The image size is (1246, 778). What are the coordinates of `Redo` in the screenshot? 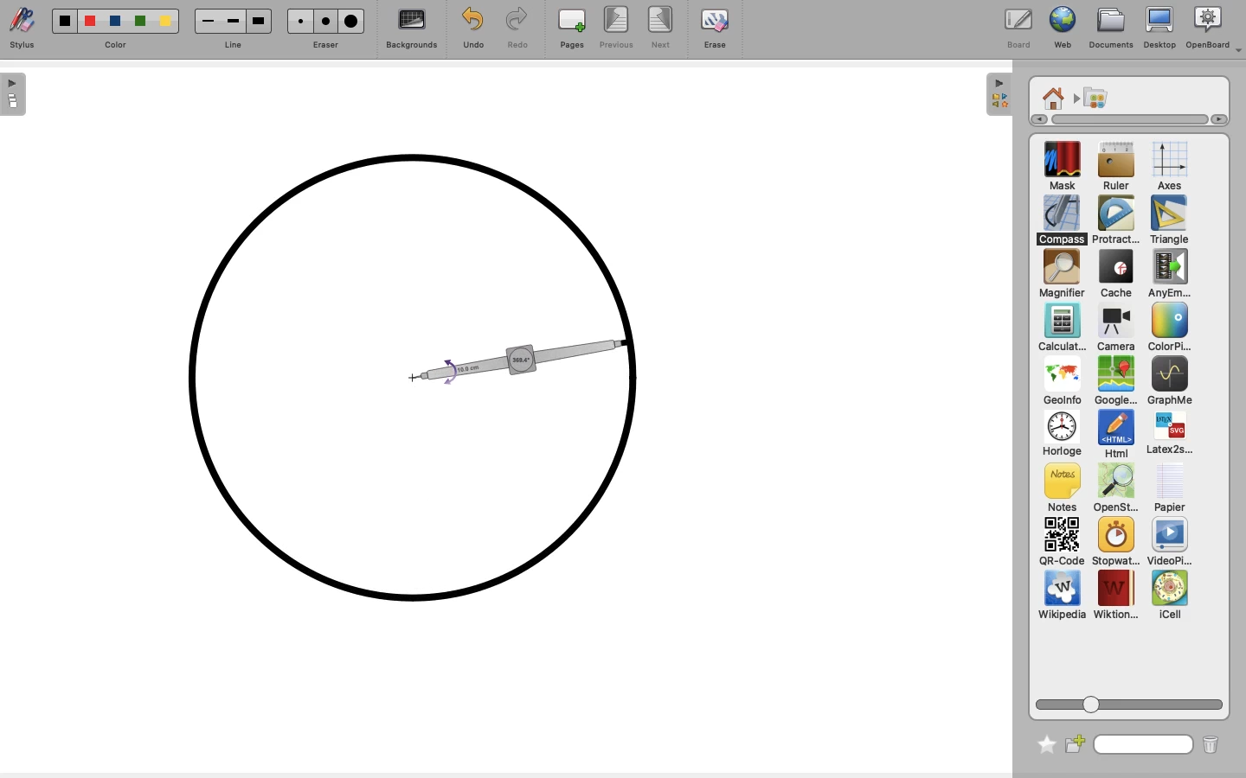 It's located at (518, 29).